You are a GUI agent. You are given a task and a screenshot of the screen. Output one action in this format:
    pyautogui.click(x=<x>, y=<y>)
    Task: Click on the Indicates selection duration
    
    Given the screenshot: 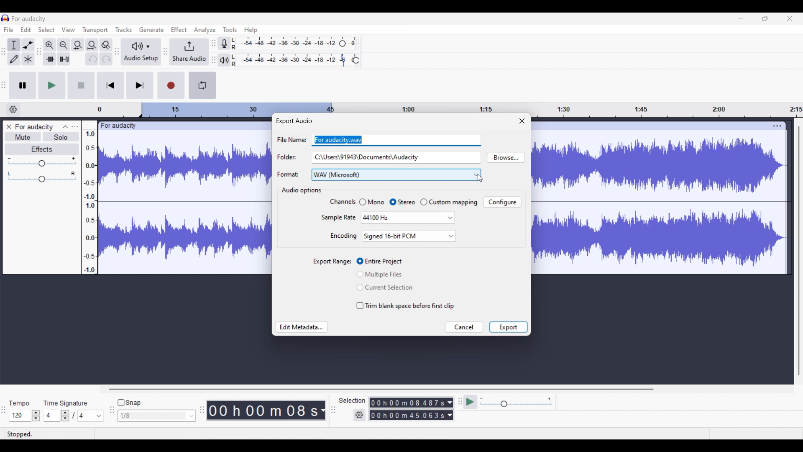 What is the action you would take?
    pyautogui.click(x=352, y=401)
    